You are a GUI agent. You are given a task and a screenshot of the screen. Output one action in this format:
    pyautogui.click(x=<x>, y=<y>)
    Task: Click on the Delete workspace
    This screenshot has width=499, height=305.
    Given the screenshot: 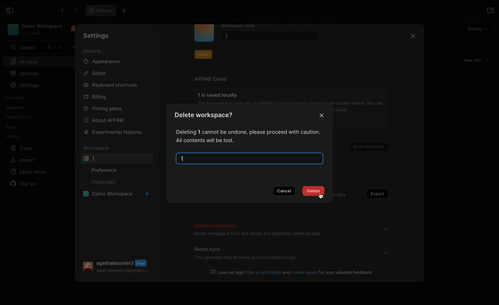 What is the action you would take?
    pyautogui.click(x=217, y=225)
    